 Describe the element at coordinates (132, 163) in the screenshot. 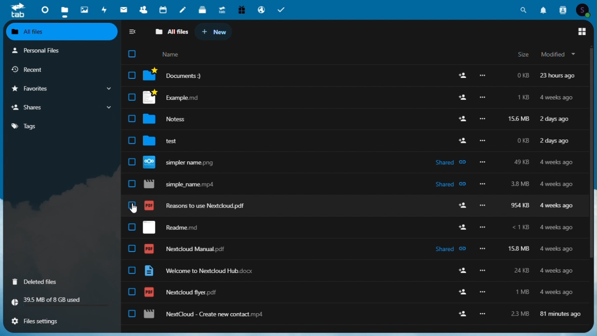

I see `checkbox` at that location.